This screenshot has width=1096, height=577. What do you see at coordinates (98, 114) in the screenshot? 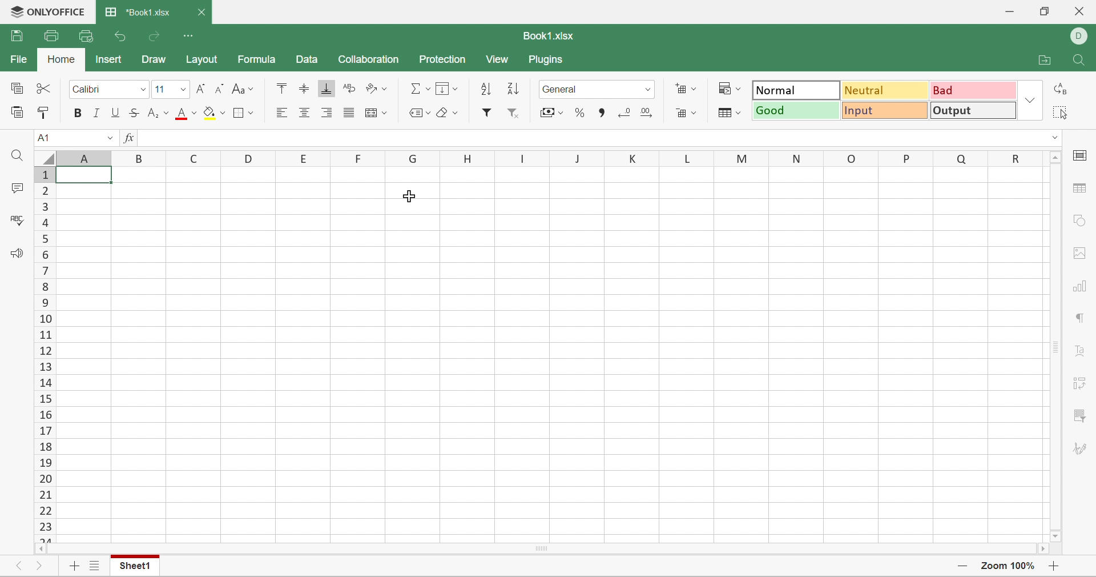
I see `Italic` at bounding box center [98, 114].